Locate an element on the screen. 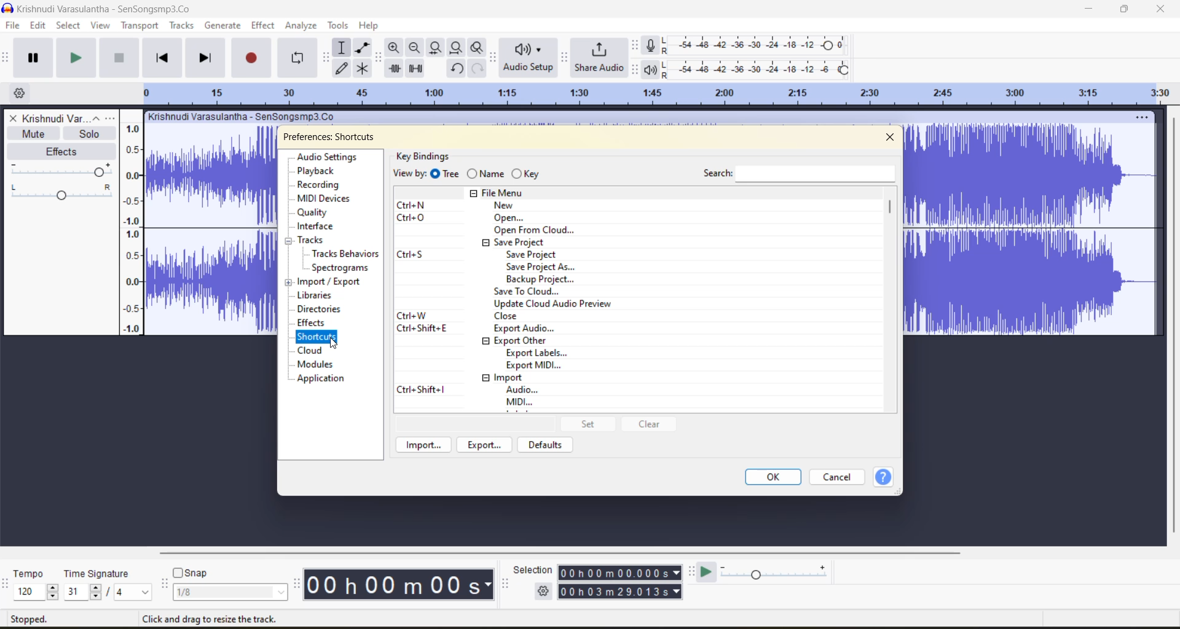 Image resolution: width=1180 pixels, height=629 pixels. tracks behaviours is located at coordinates (346, 254).